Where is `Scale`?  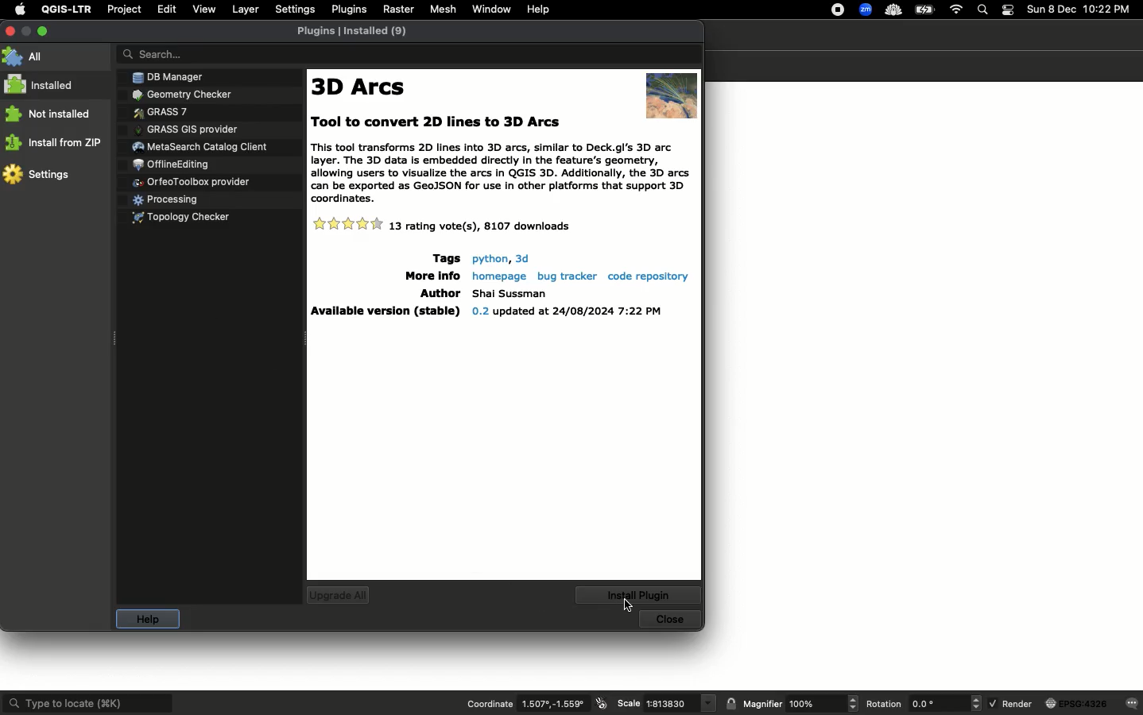
Scale is located at coordinates (629, 702).